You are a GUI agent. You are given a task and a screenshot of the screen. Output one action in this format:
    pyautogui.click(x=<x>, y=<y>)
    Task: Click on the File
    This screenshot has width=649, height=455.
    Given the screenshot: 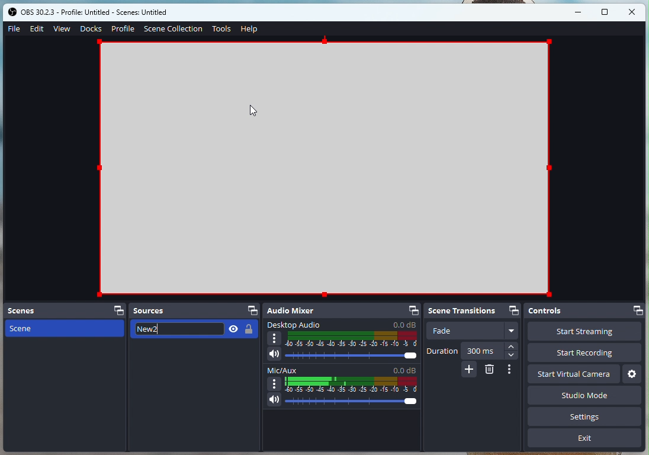 What is the action you would take?
    pyautogui.click(x=13, y=29)
    